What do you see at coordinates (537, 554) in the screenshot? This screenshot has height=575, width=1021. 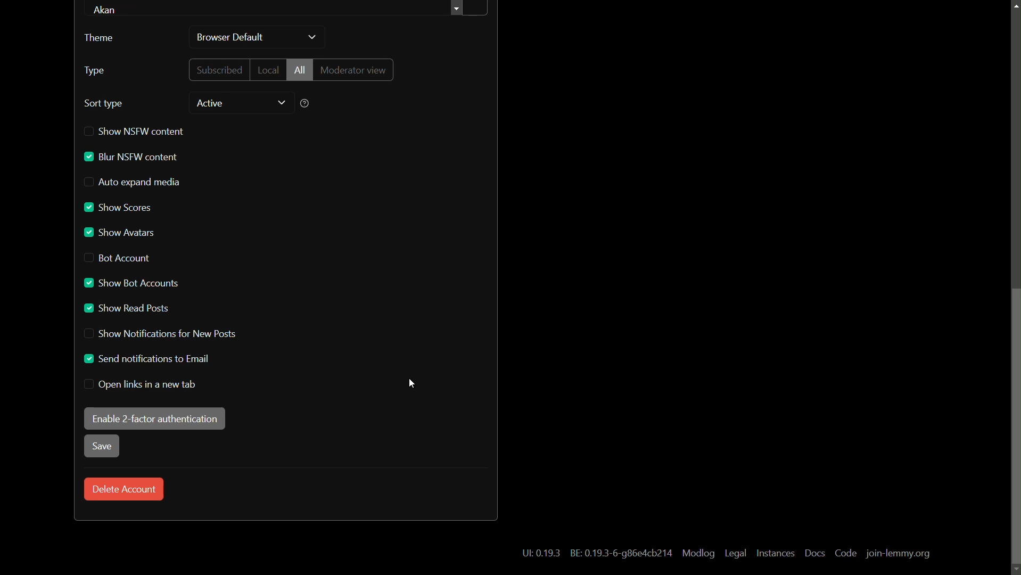 I see `text` at bounding box center [537, 554].